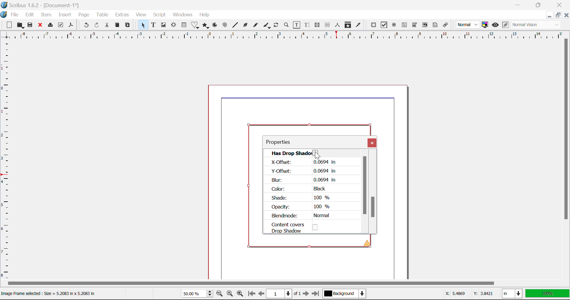  Describe the element at coordinates (558, 15) in the screenshot. I see `Minimize` at that location.